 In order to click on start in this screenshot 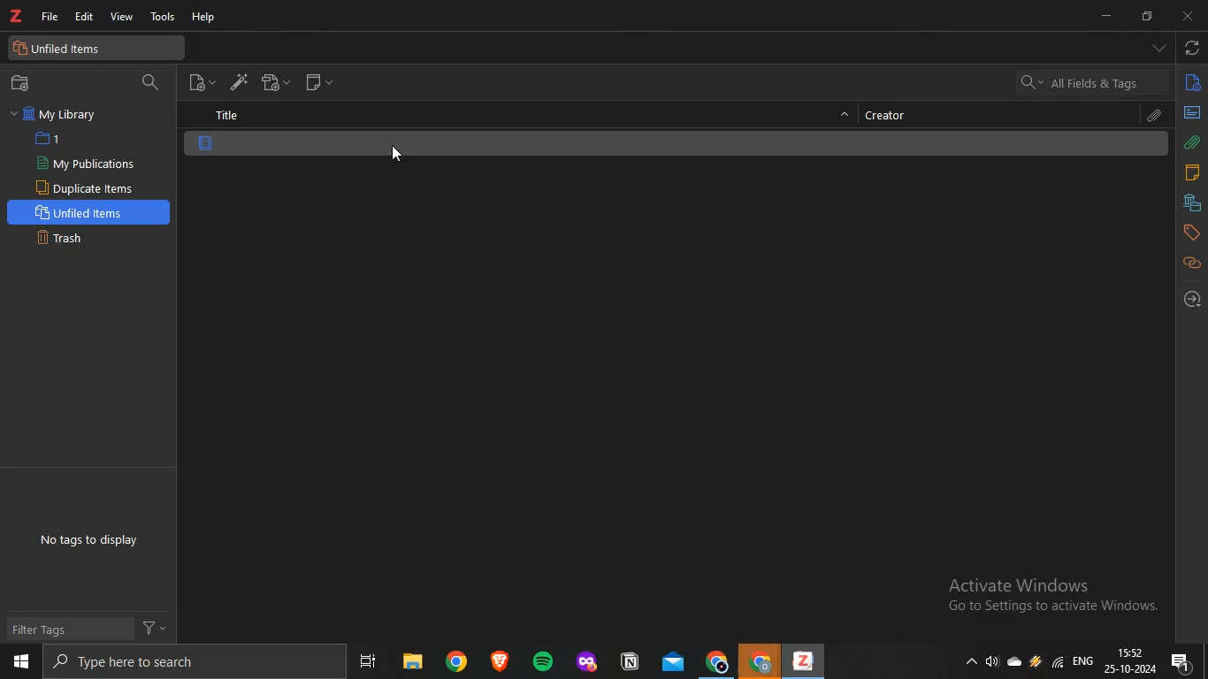, I will do `click(21, 663)`.